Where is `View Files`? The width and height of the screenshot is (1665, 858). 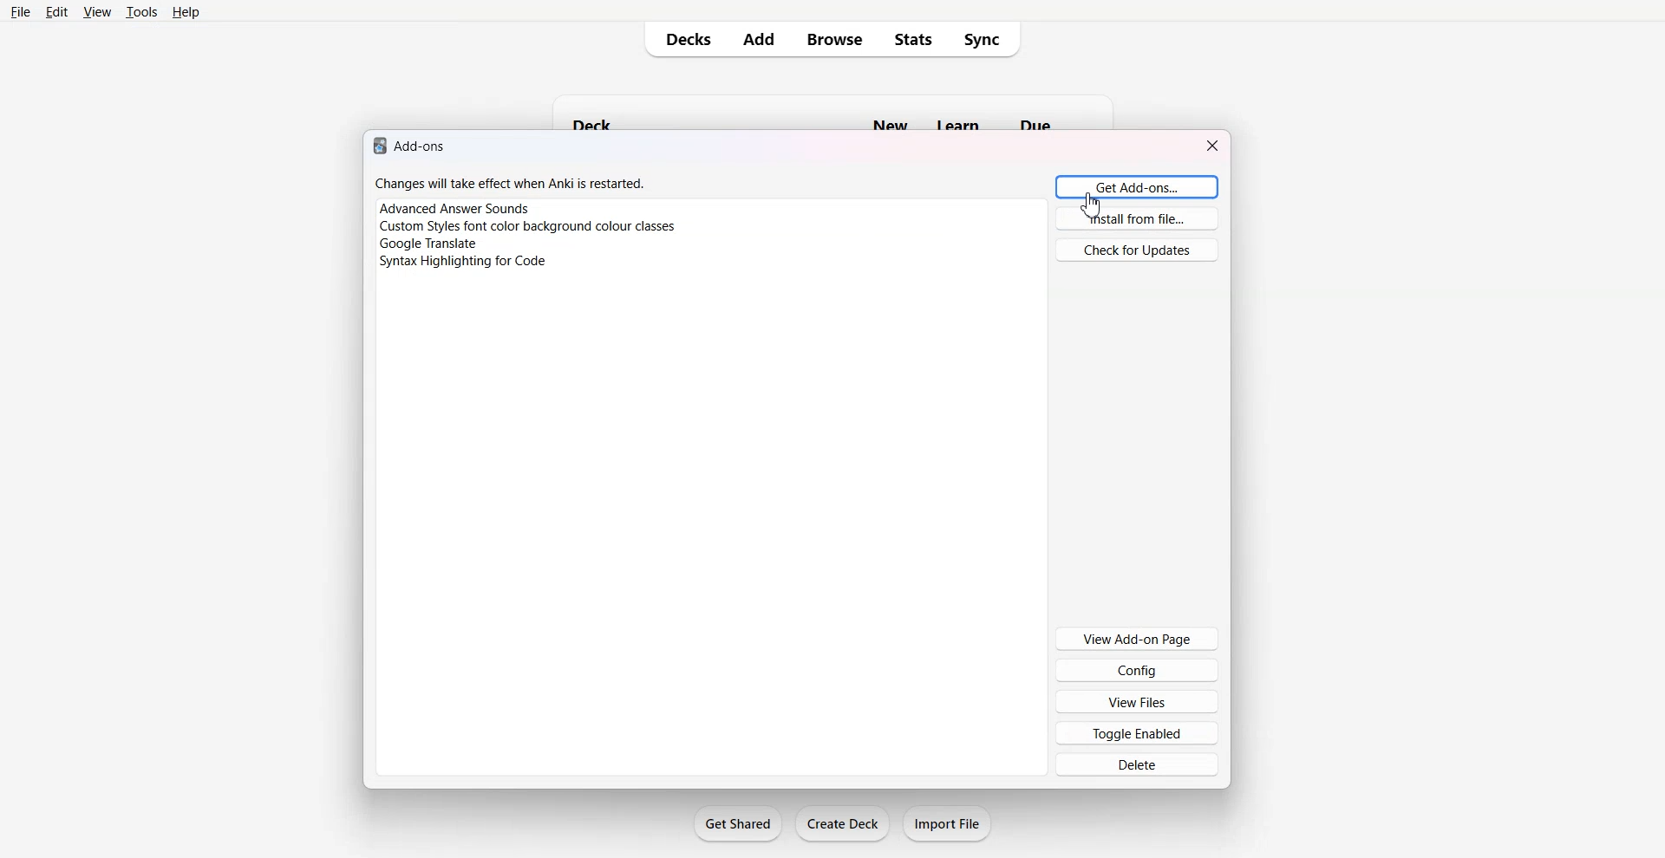 View Files is located at coordinates (1137, 700).